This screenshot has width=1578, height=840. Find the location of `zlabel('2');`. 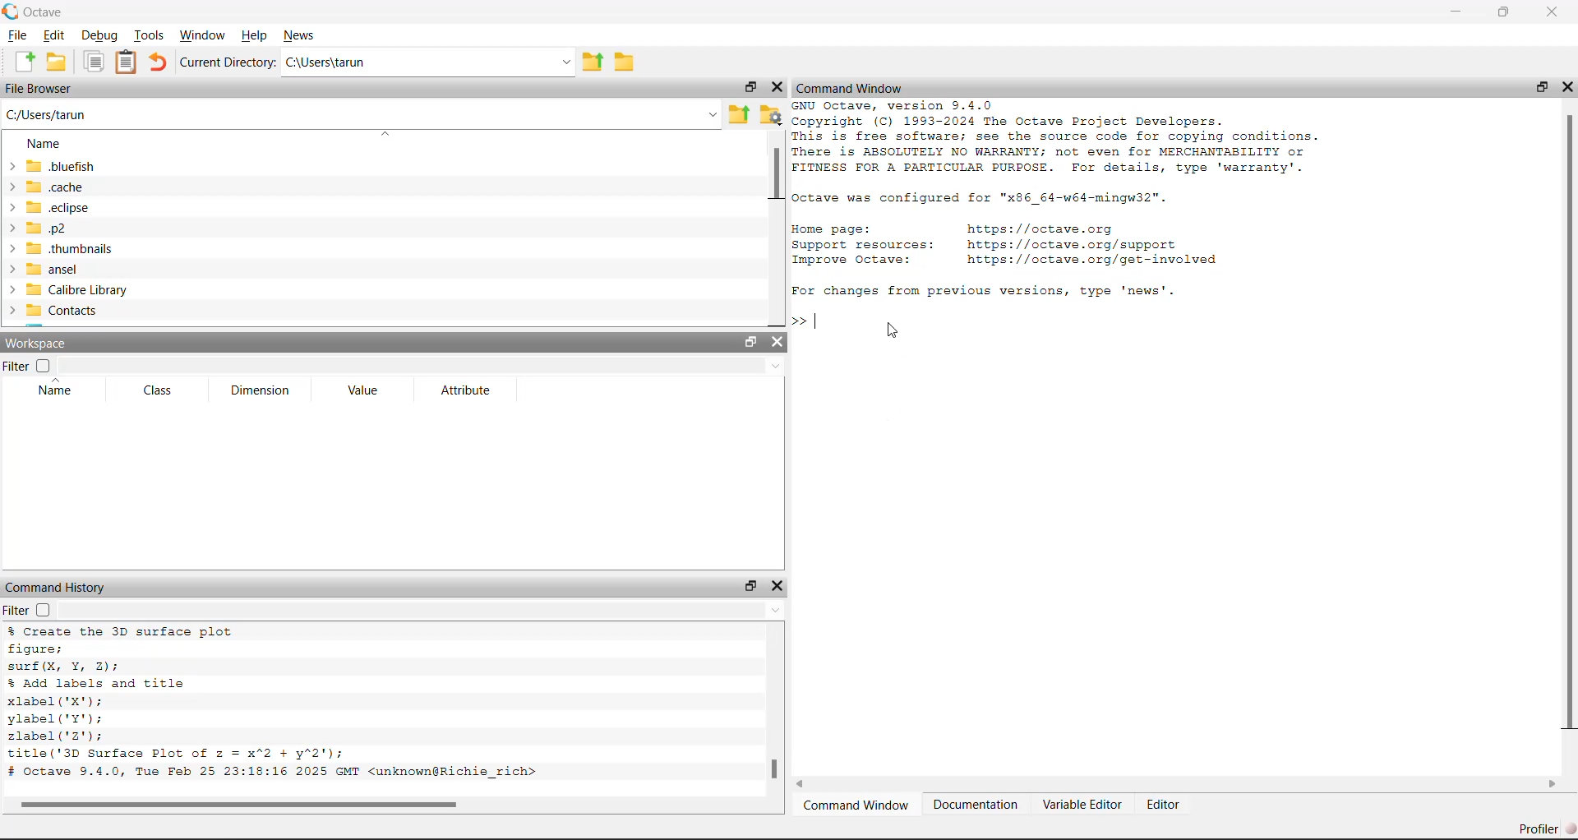

zlabel('2'); is located at coordinates (59, 736).